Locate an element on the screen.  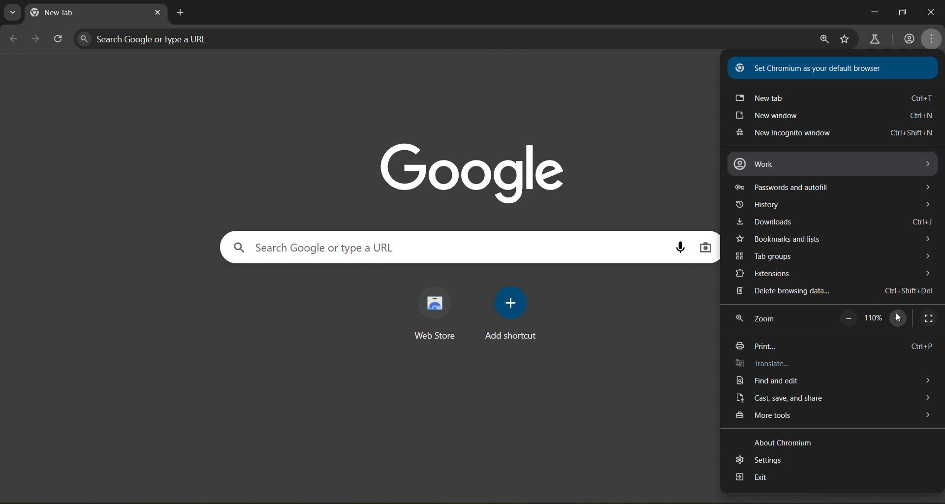
restore down is located at coordinates (903, 11).